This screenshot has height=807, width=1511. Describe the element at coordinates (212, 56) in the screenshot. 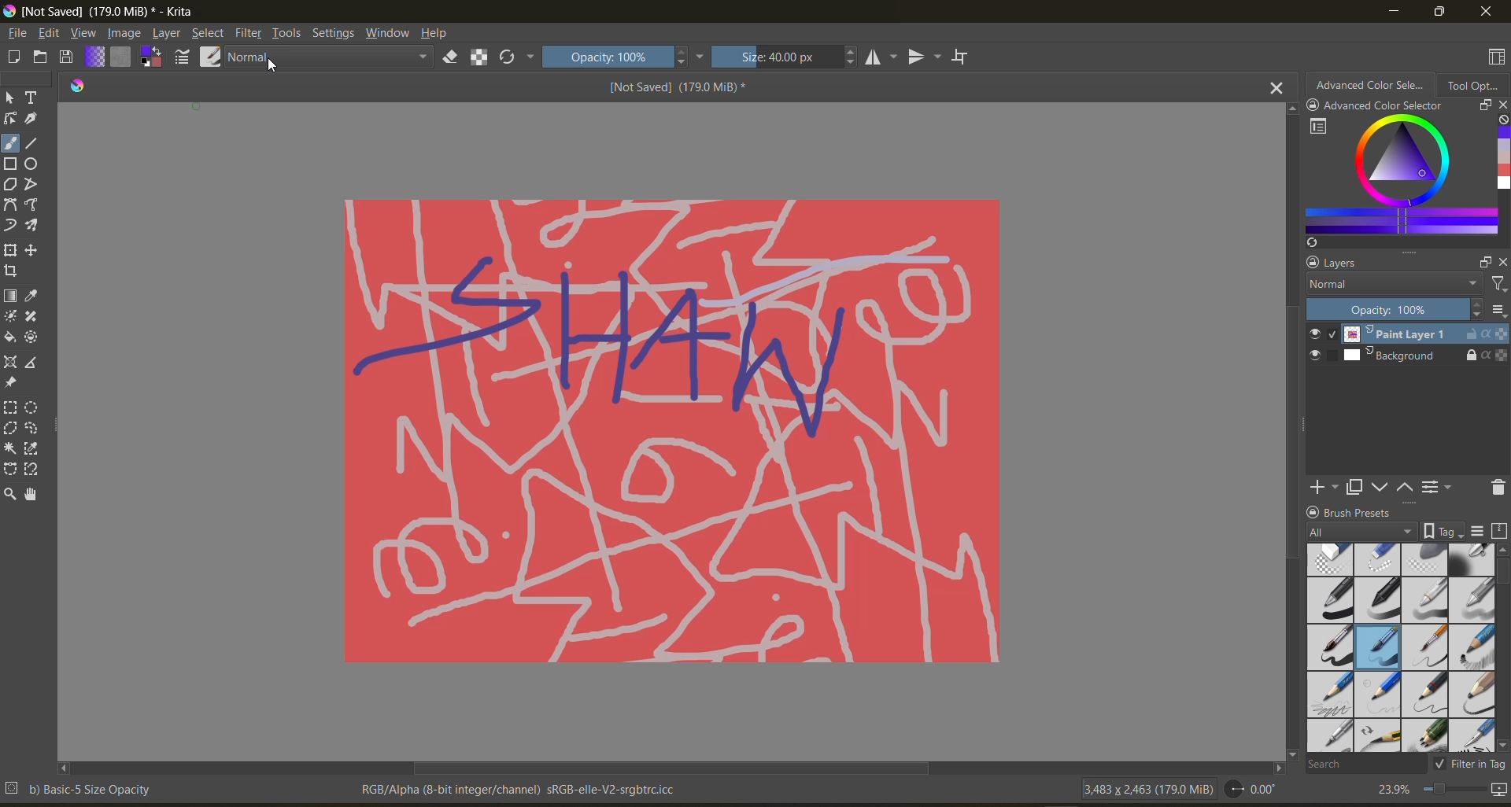

I see `choose brush preset` at that location.